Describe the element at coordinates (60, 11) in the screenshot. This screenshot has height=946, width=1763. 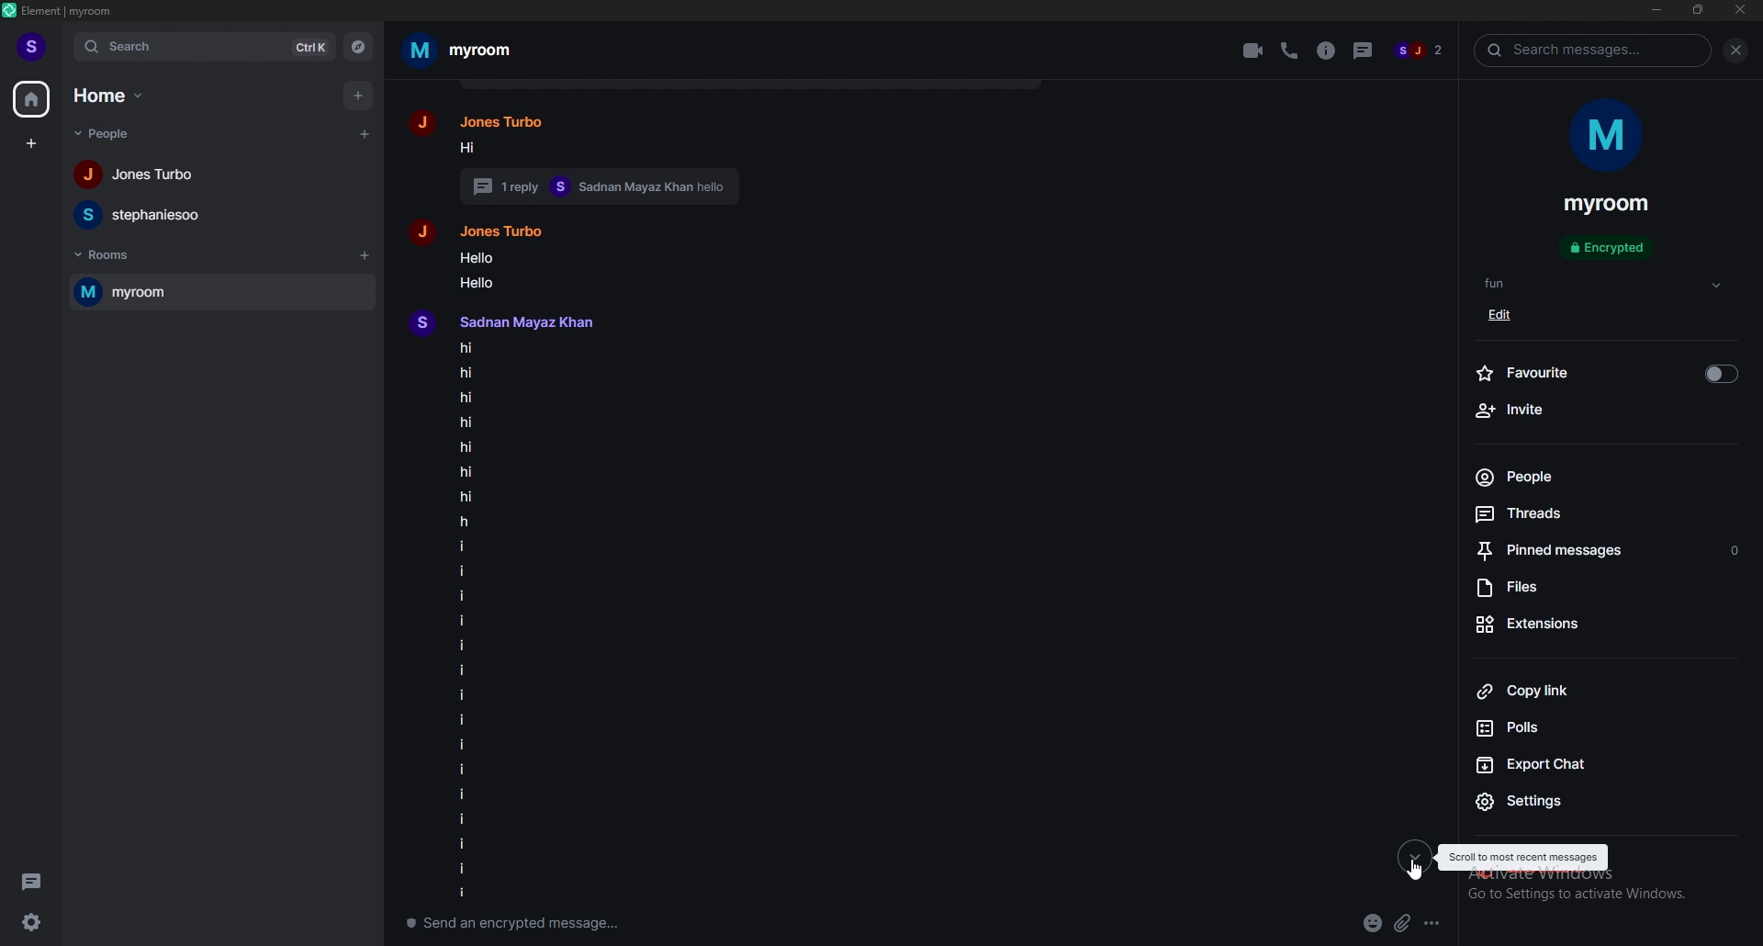
I see `element | myroom` at that location.